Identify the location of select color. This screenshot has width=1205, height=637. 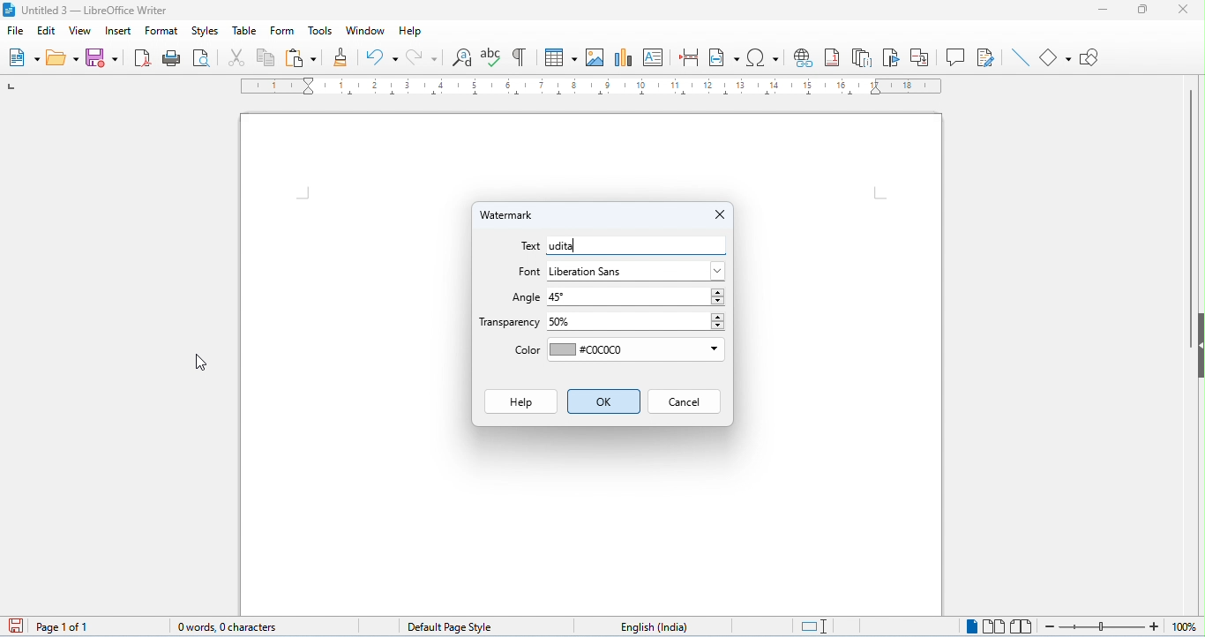
(636, 352).